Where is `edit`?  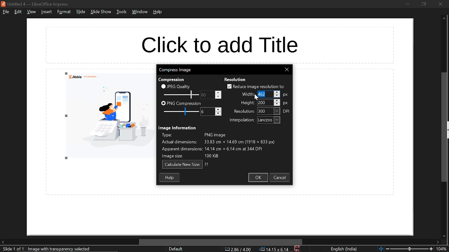
edit is located at coordinates (19, 12).